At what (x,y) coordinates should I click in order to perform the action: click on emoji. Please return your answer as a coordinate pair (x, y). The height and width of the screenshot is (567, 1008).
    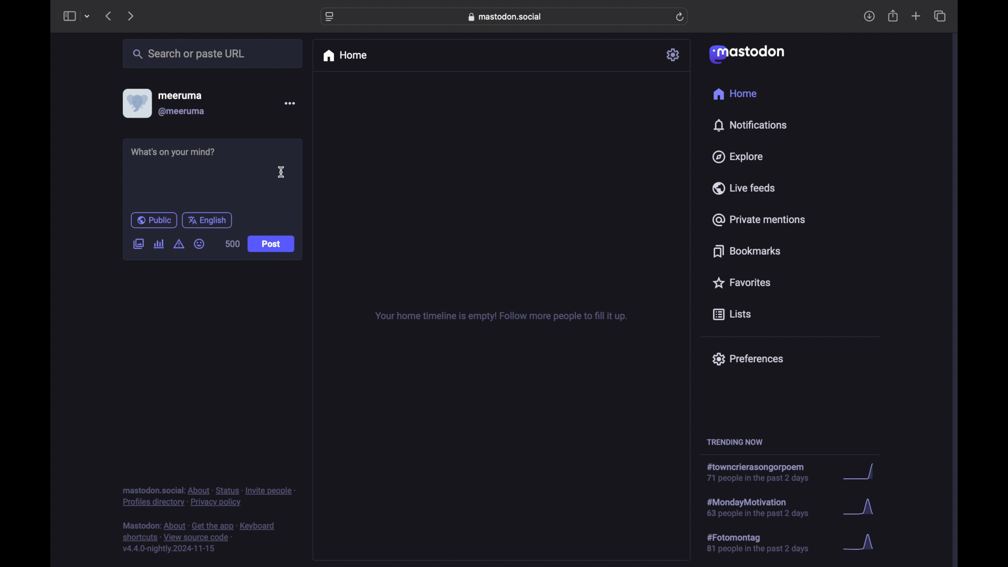
    Looking at the image, I should click on (199, 244).